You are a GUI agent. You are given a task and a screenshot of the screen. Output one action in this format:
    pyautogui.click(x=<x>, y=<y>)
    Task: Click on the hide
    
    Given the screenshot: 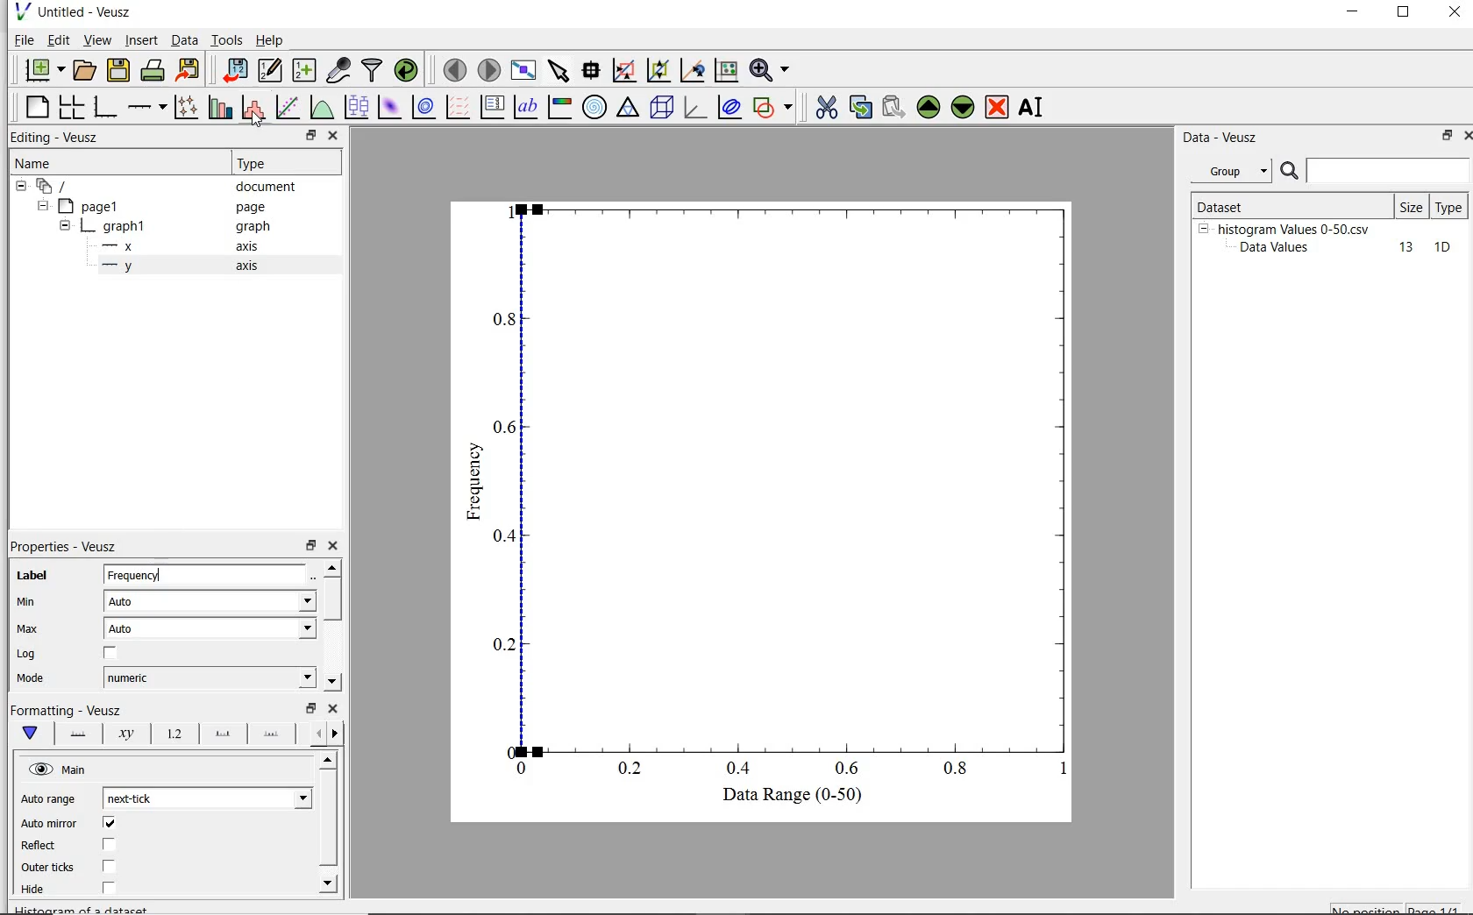 What is the action you would take?
    pyautogui.click(x=65, y=227)
    